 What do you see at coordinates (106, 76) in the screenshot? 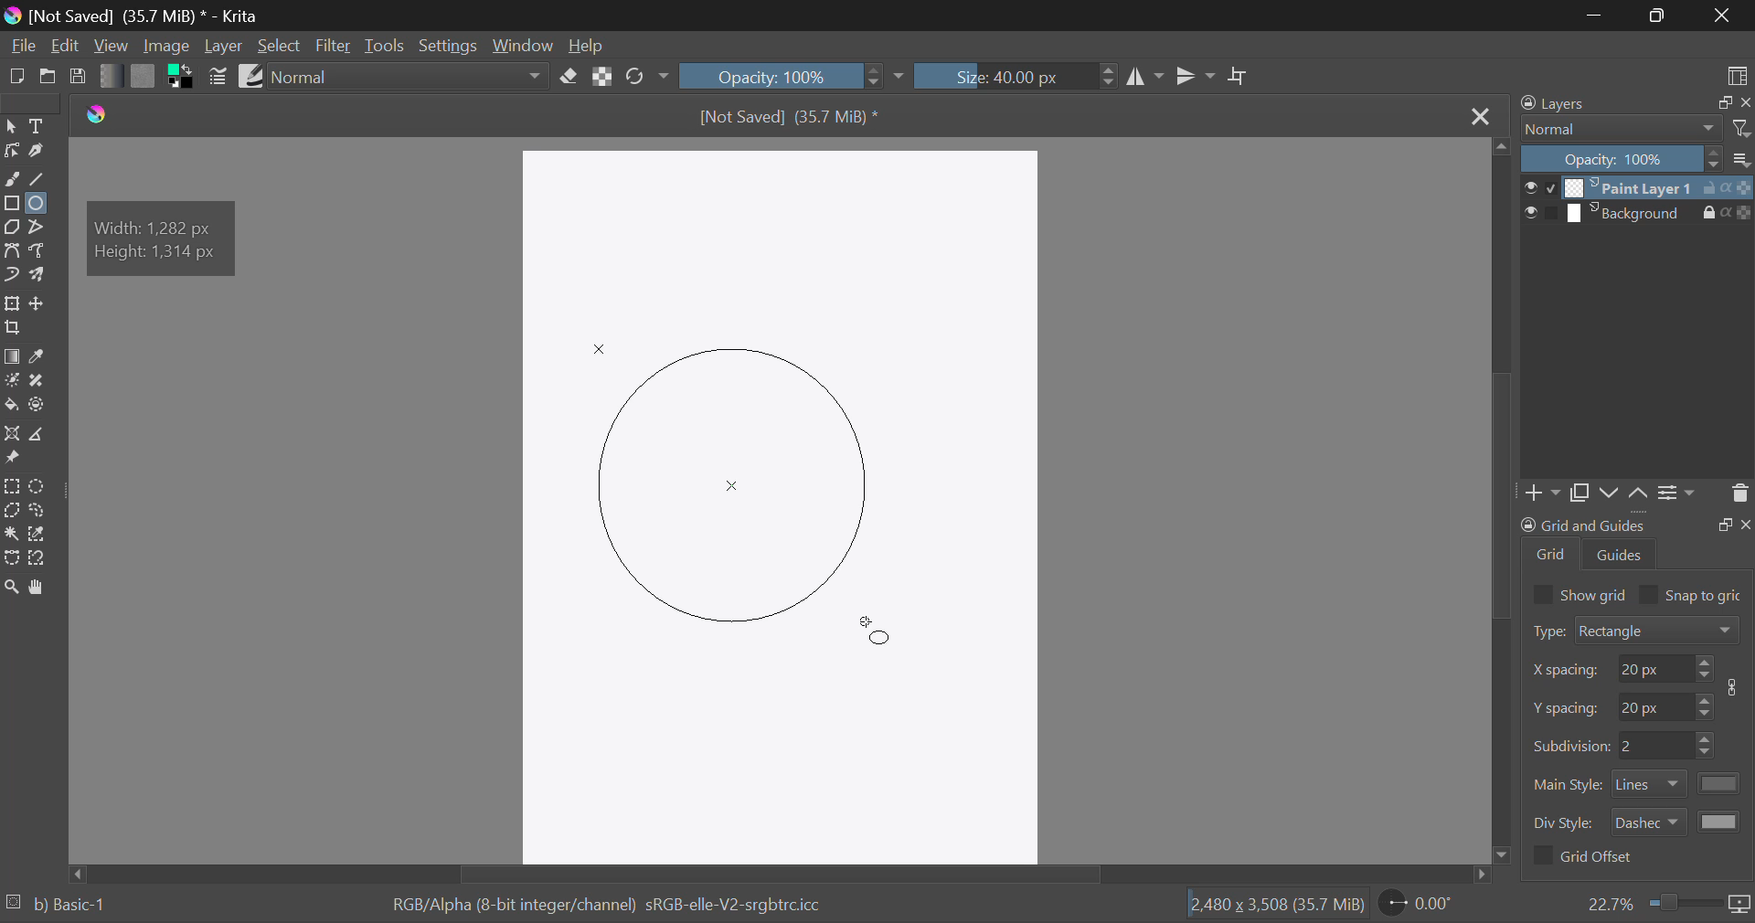
I see `Gradient` at bounding box center [106, 76].